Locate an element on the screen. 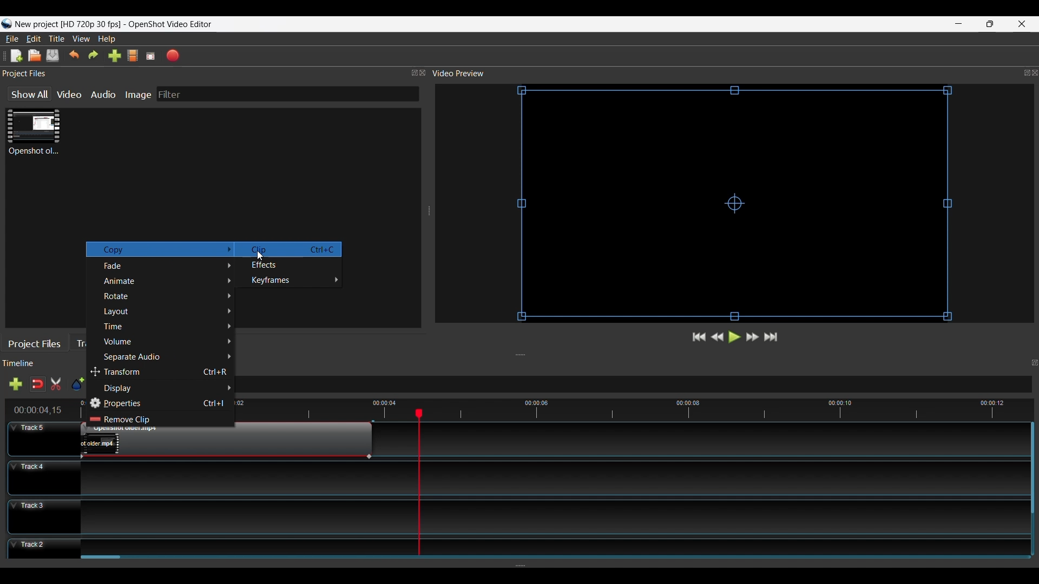 The width and height of the screenshot is (1039, 584). Track Header is located at coordinates (44, 516).